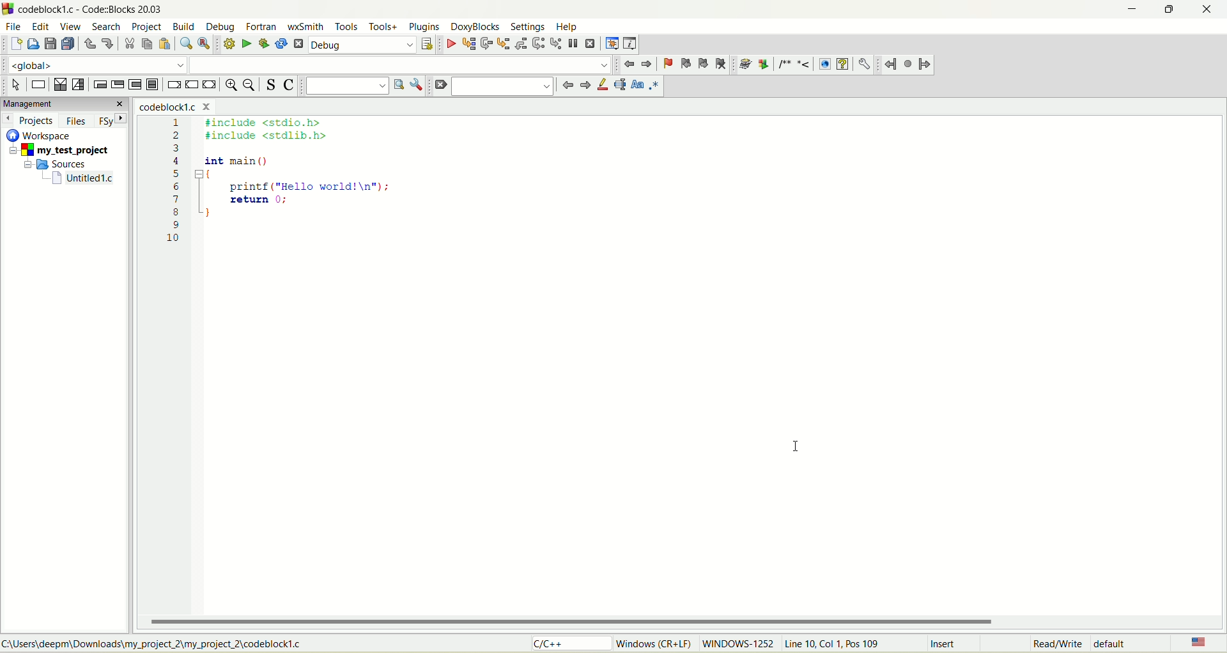  I want to click on logo, so click(8, 8).